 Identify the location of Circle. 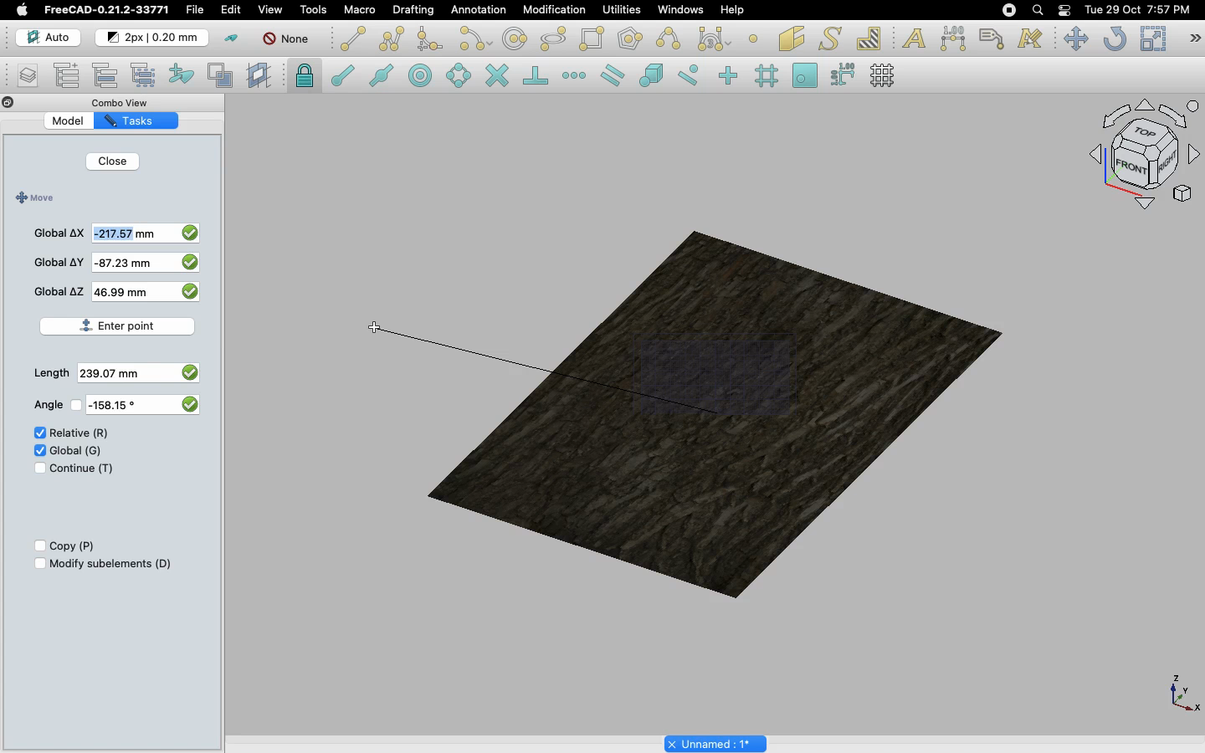
(515, 41).